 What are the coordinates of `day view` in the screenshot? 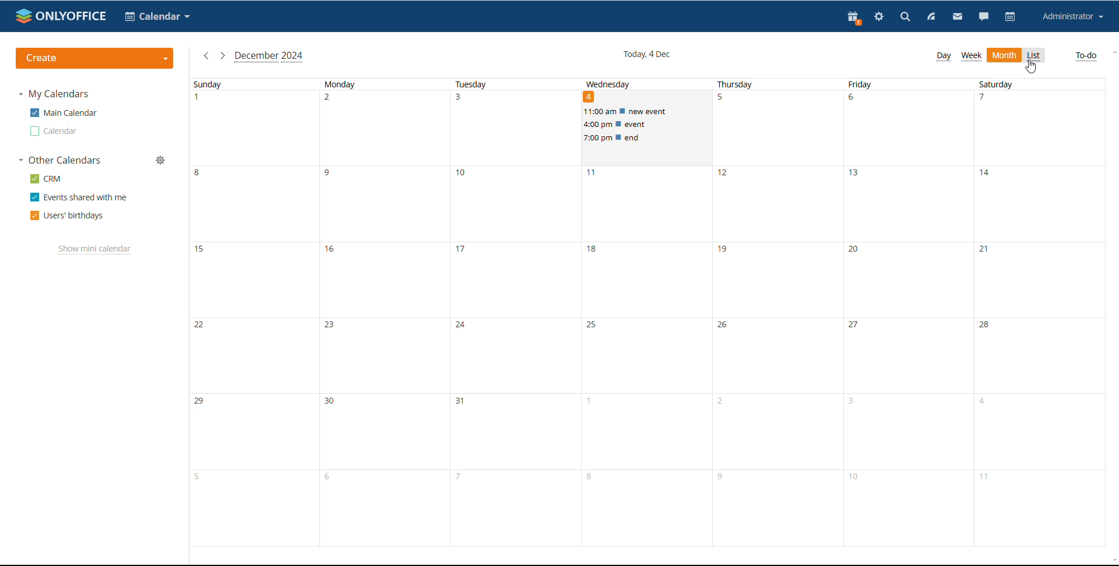 It's located at (942, 56).